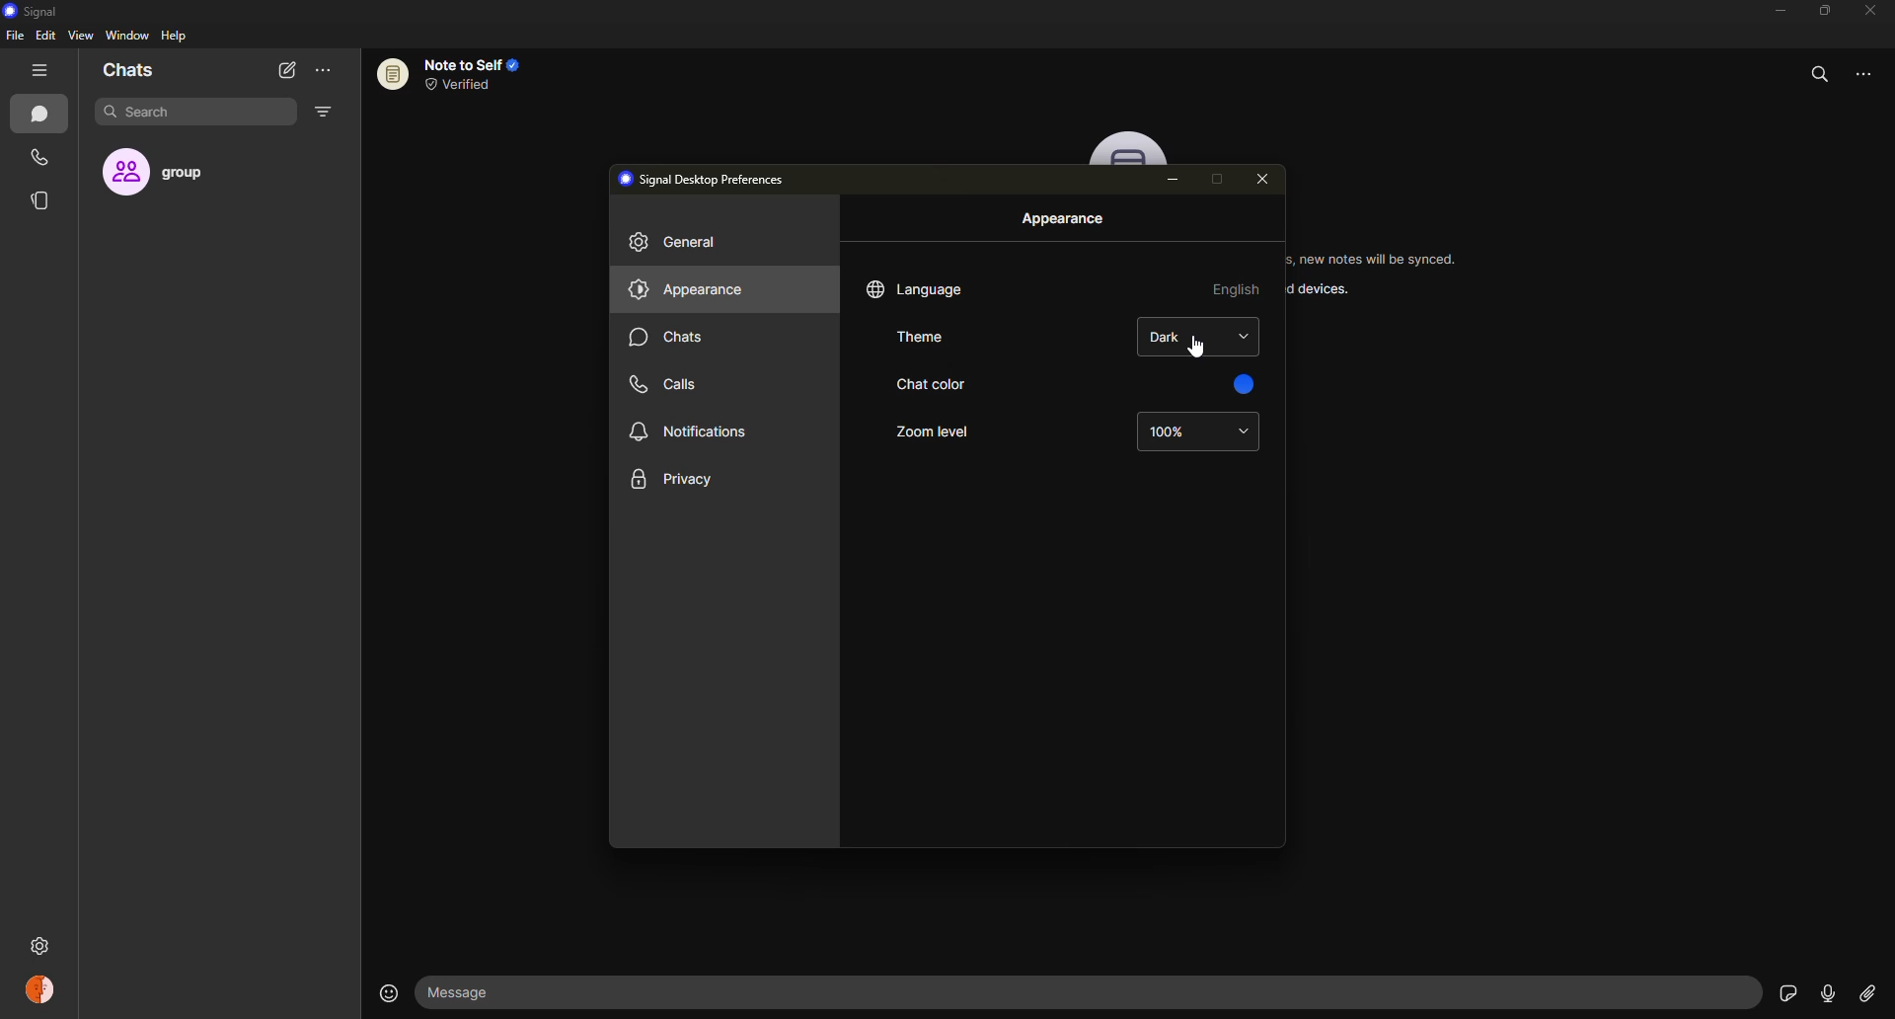  Describe the element at coordinates (925, 338) in the screenshot. I see `theme` at that location.